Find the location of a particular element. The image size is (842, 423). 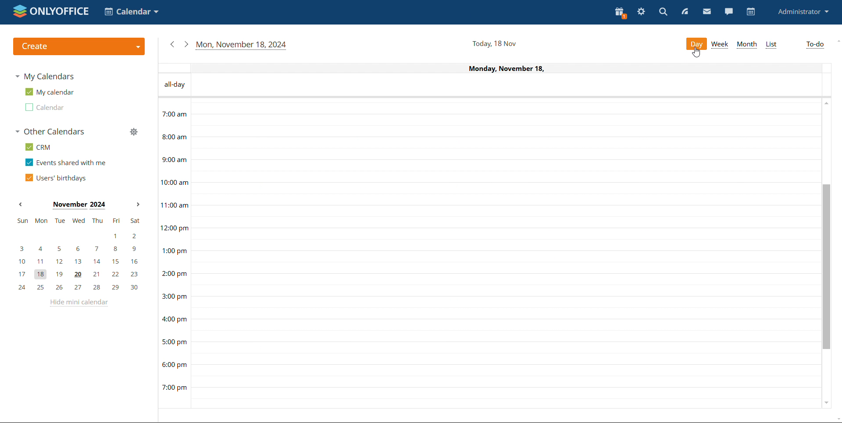

day view selected is located at coordinates (697, 43).